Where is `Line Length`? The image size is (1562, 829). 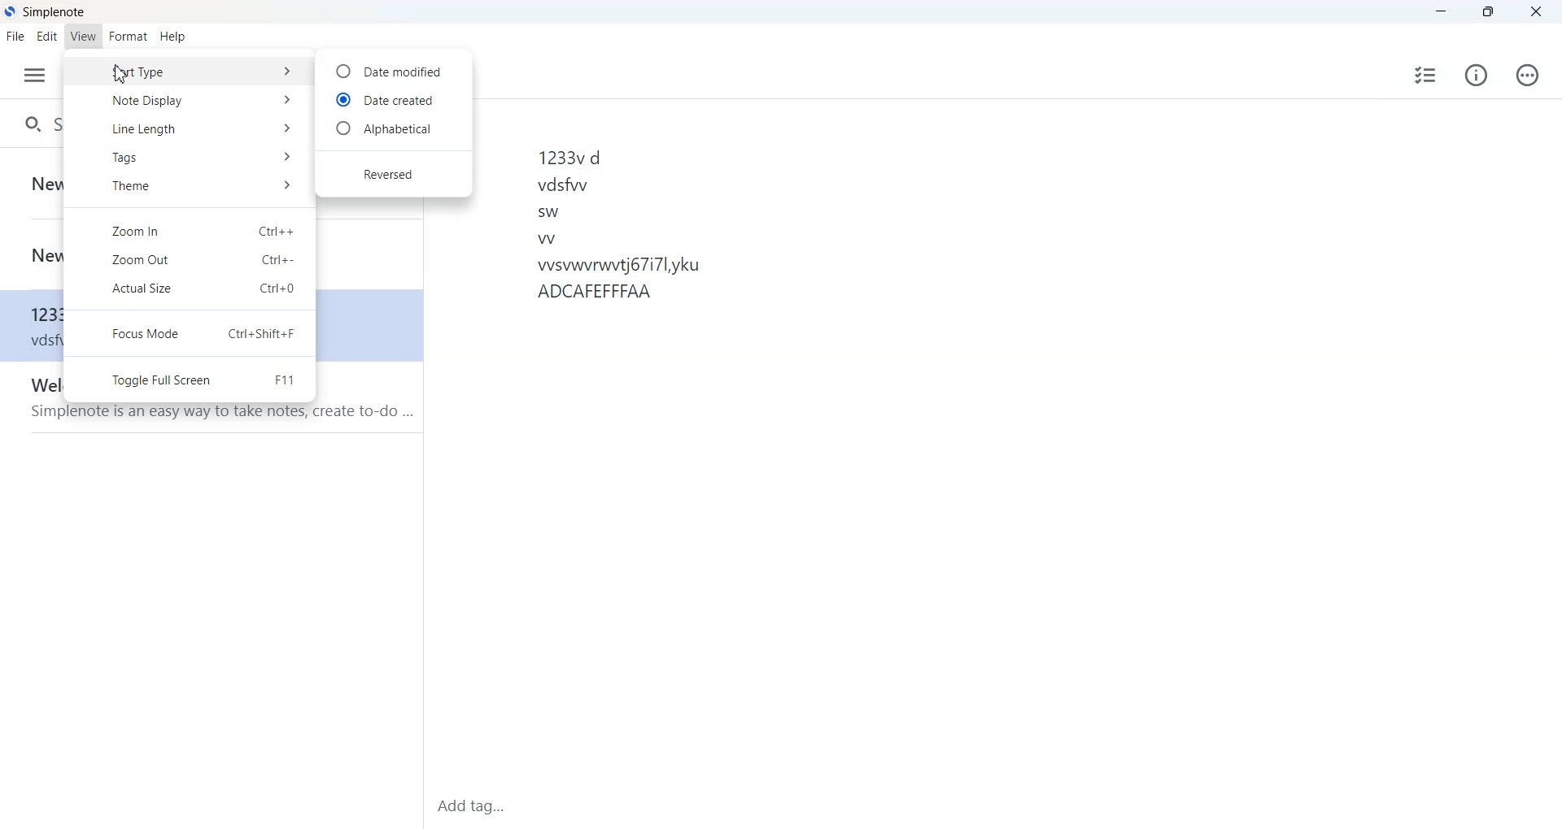 Line Length is located at coordinates (190, 127).